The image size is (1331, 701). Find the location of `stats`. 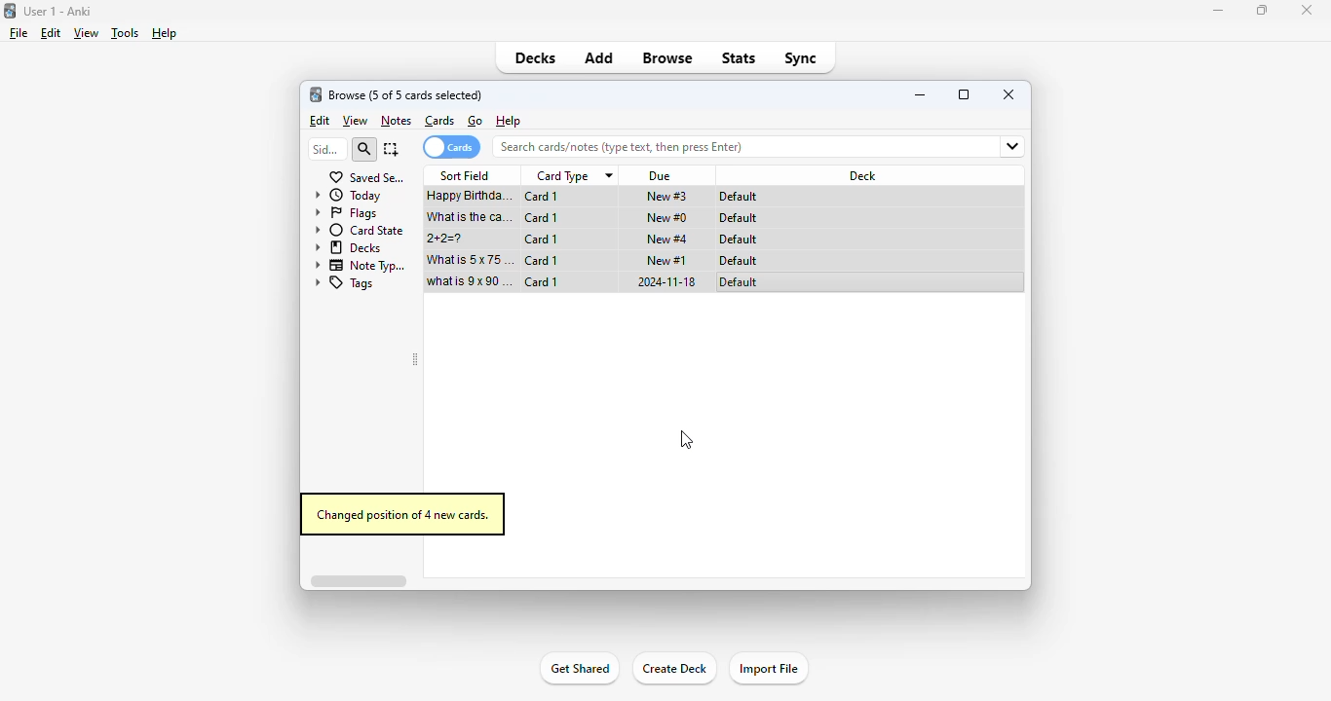

stats is located at coordinates (740, 57).